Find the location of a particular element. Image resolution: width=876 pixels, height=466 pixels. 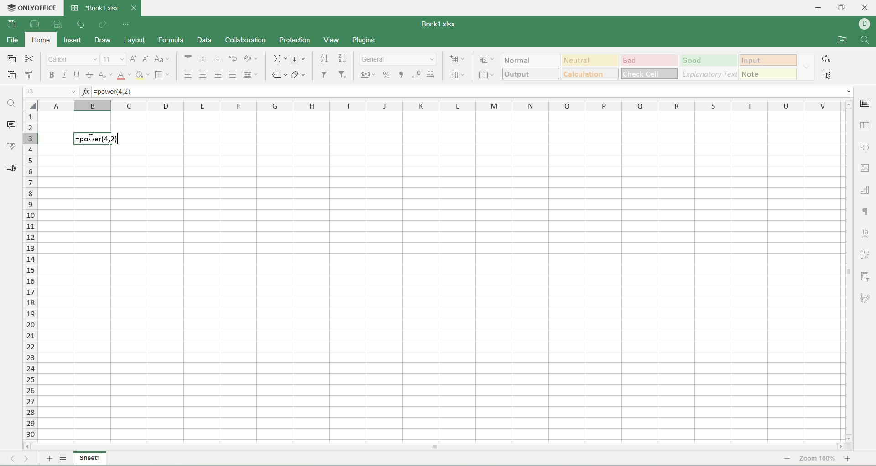

spreadsheet icon is located at coordinates (74, 8).